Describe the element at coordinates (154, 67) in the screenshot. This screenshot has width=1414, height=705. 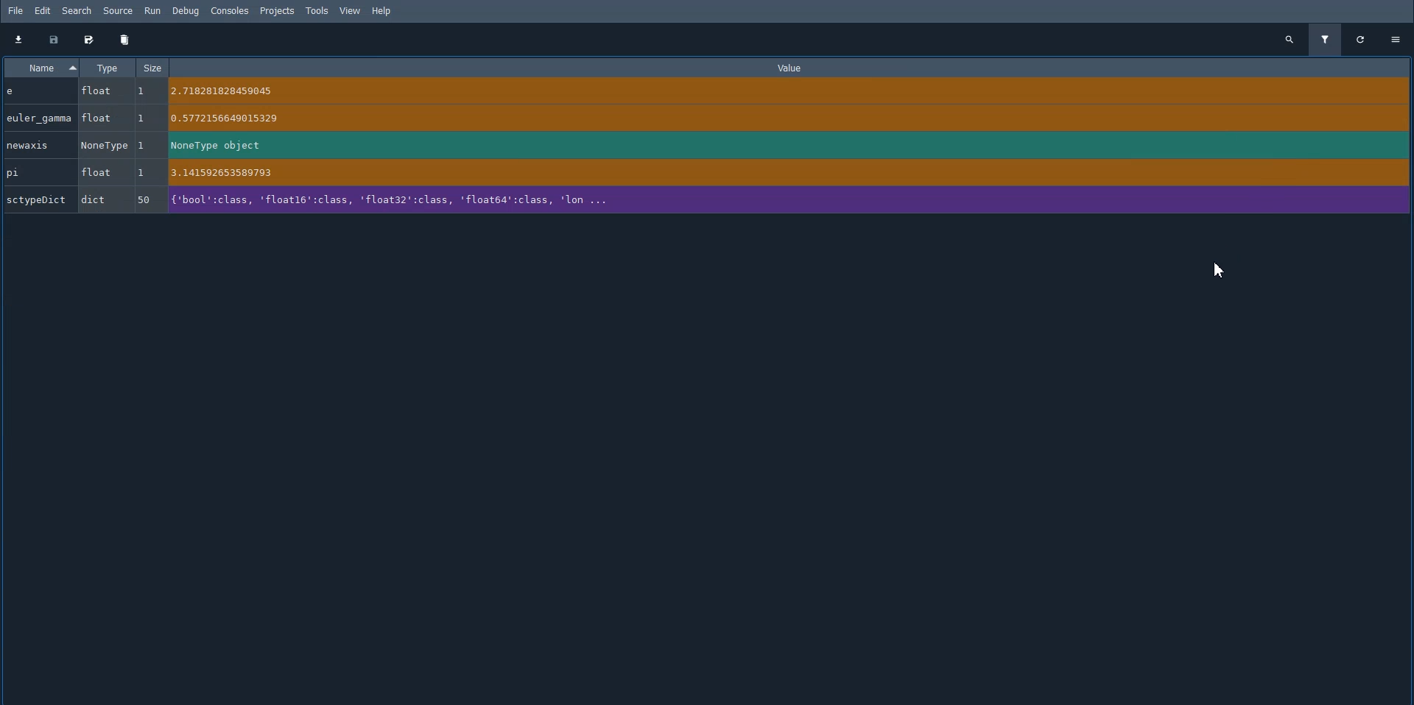
I see `Size` at that location.